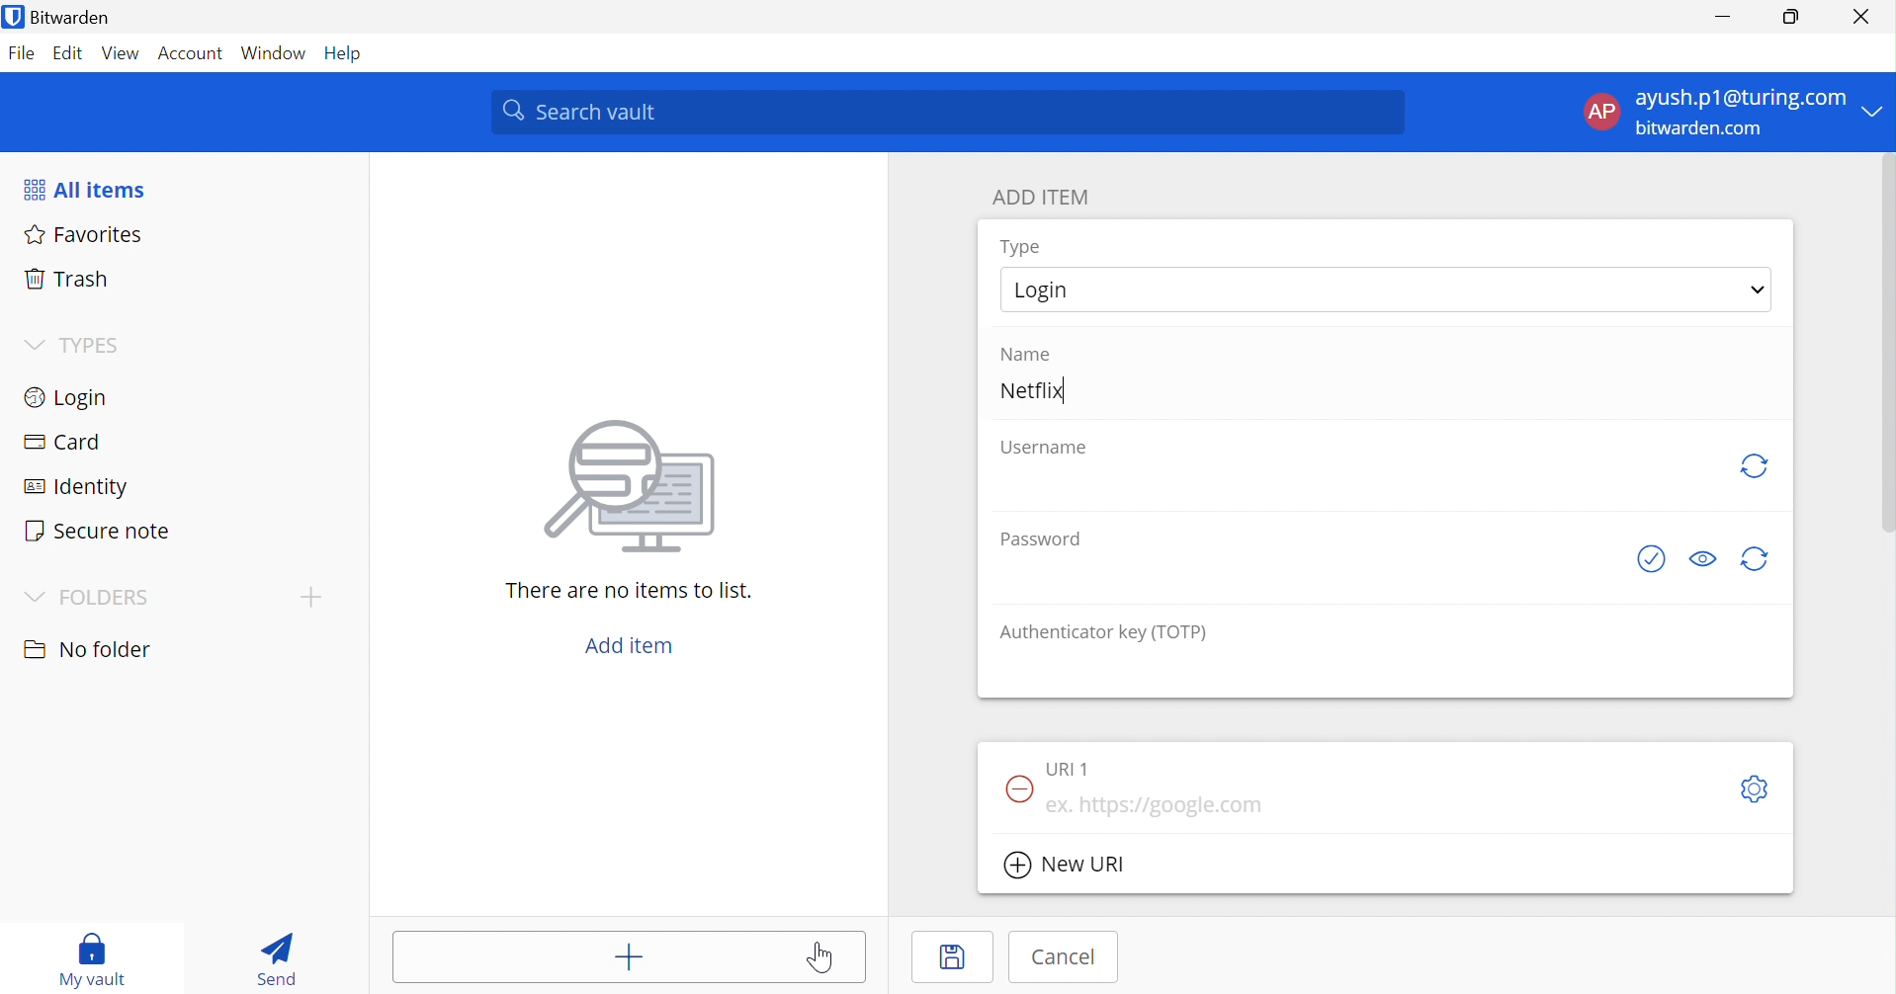 This screenshot has height=994, width=1896. What do you see at coordinates (1758, 468) in the screenshot?
I see `Refresh` at bounding box center [1758, 468].